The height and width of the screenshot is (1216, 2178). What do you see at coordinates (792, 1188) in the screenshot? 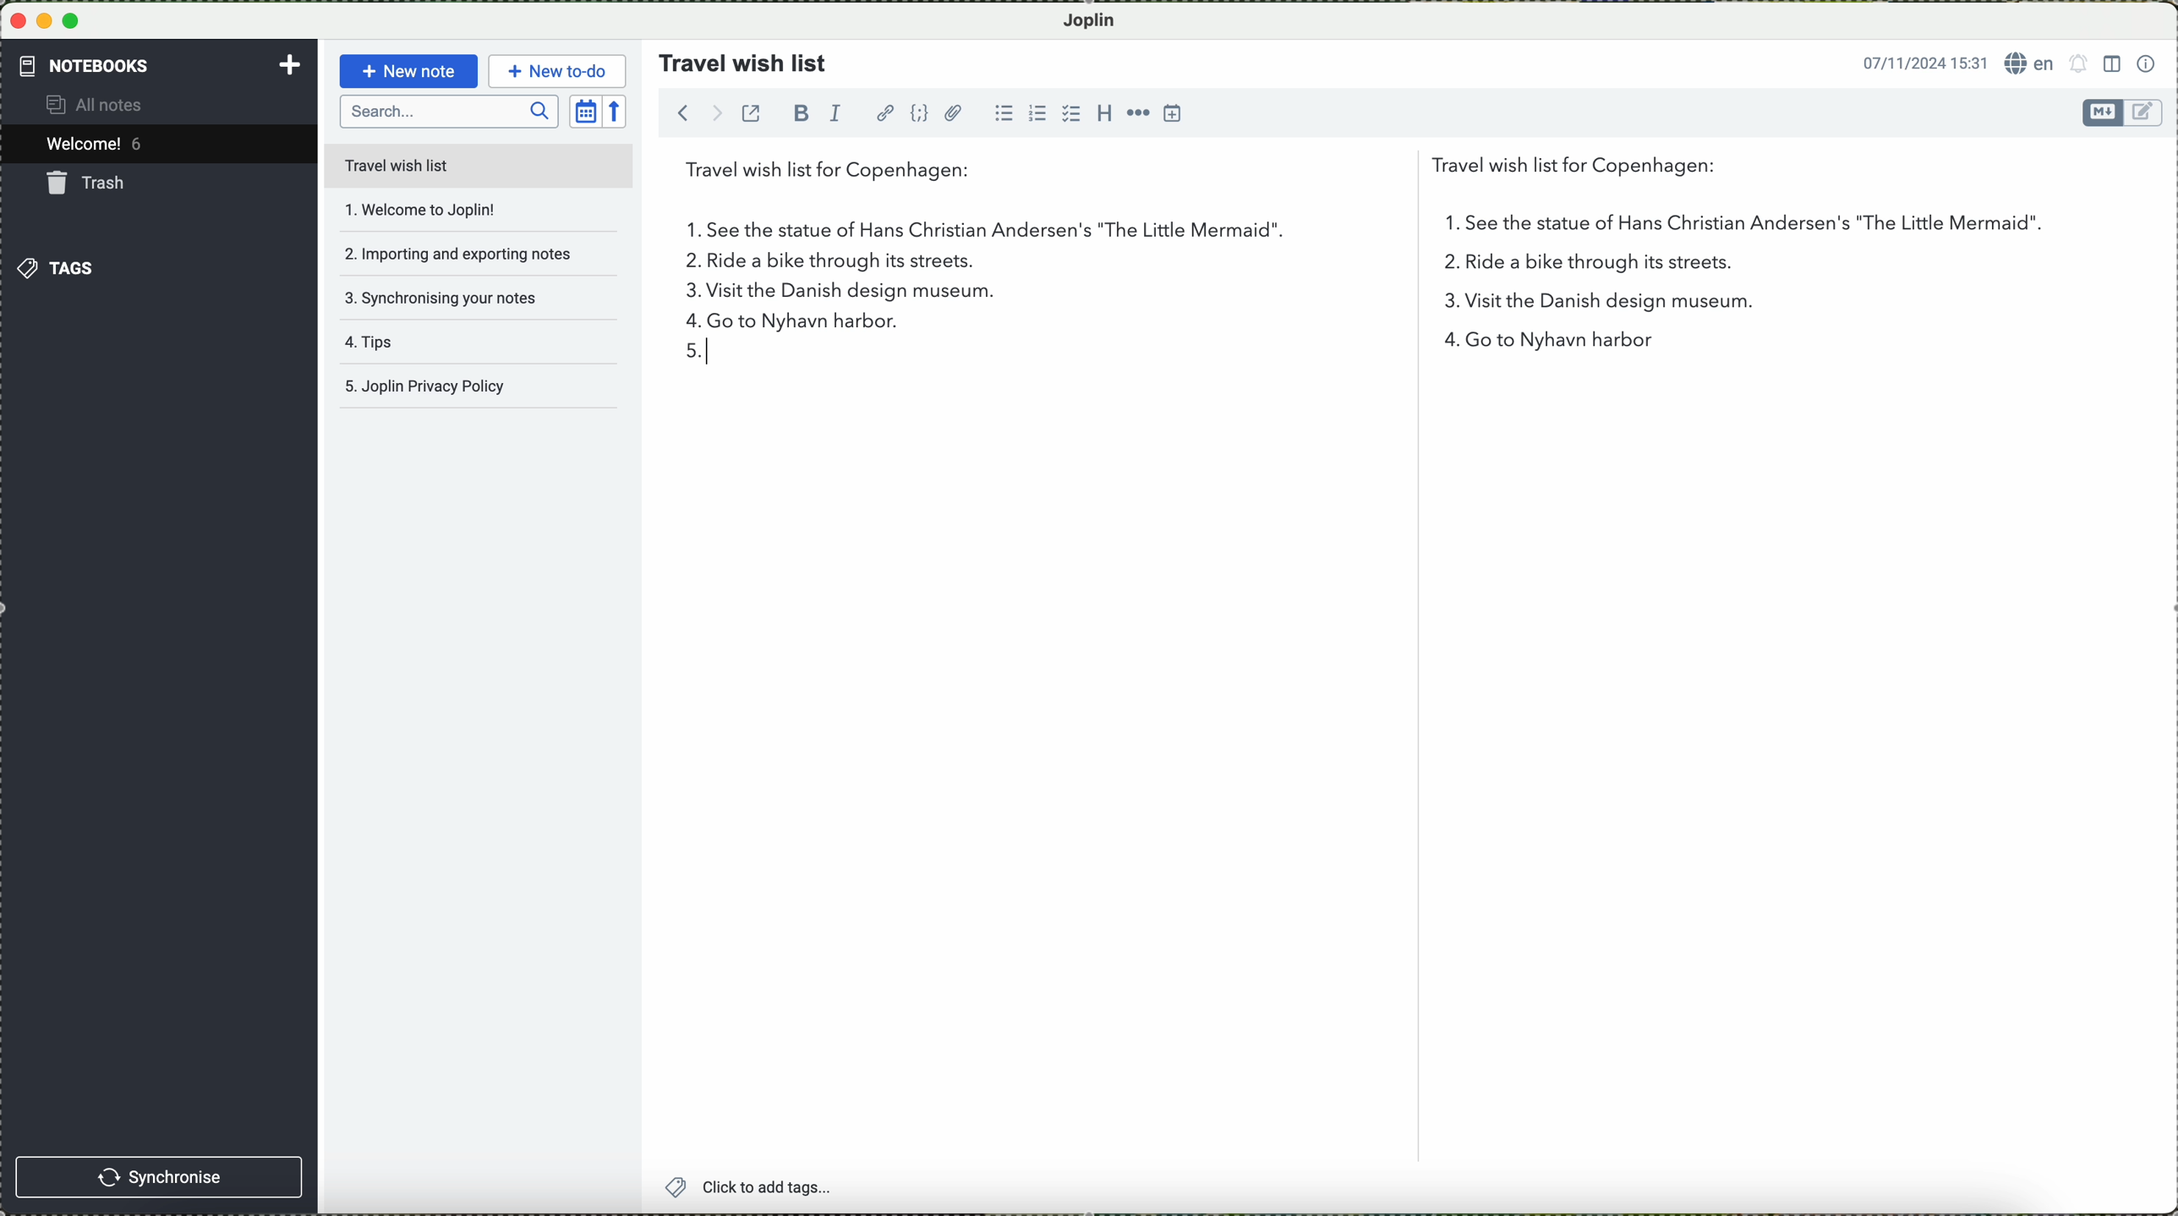
I see `click to add tags` at bounding box center [792, 1188].